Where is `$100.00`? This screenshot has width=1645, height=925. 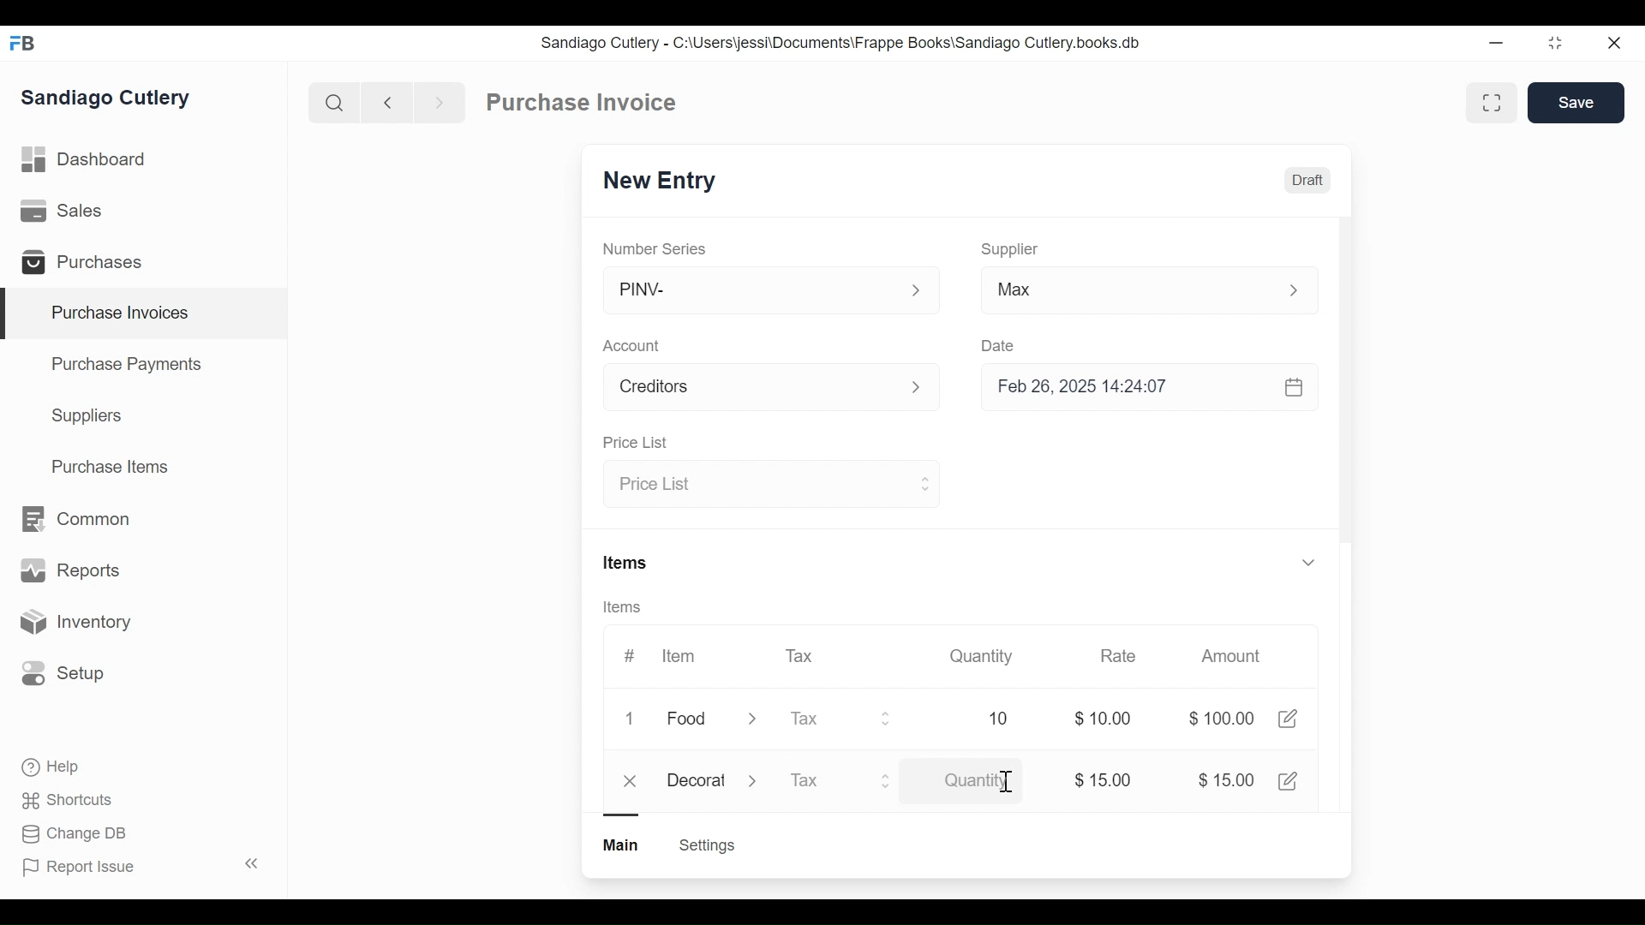
$100.00 is located at coordinates (1221, 719).